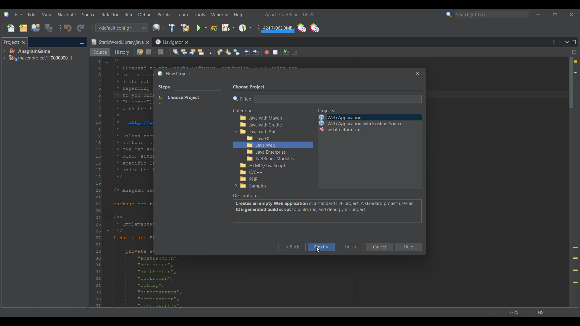 Image resolution: width=580 pixels, height=326 pixels. What do you see at coordinates (555, 14) in the screenshot?
I see `Show in smaller tab` at bounding box center [555, 14].